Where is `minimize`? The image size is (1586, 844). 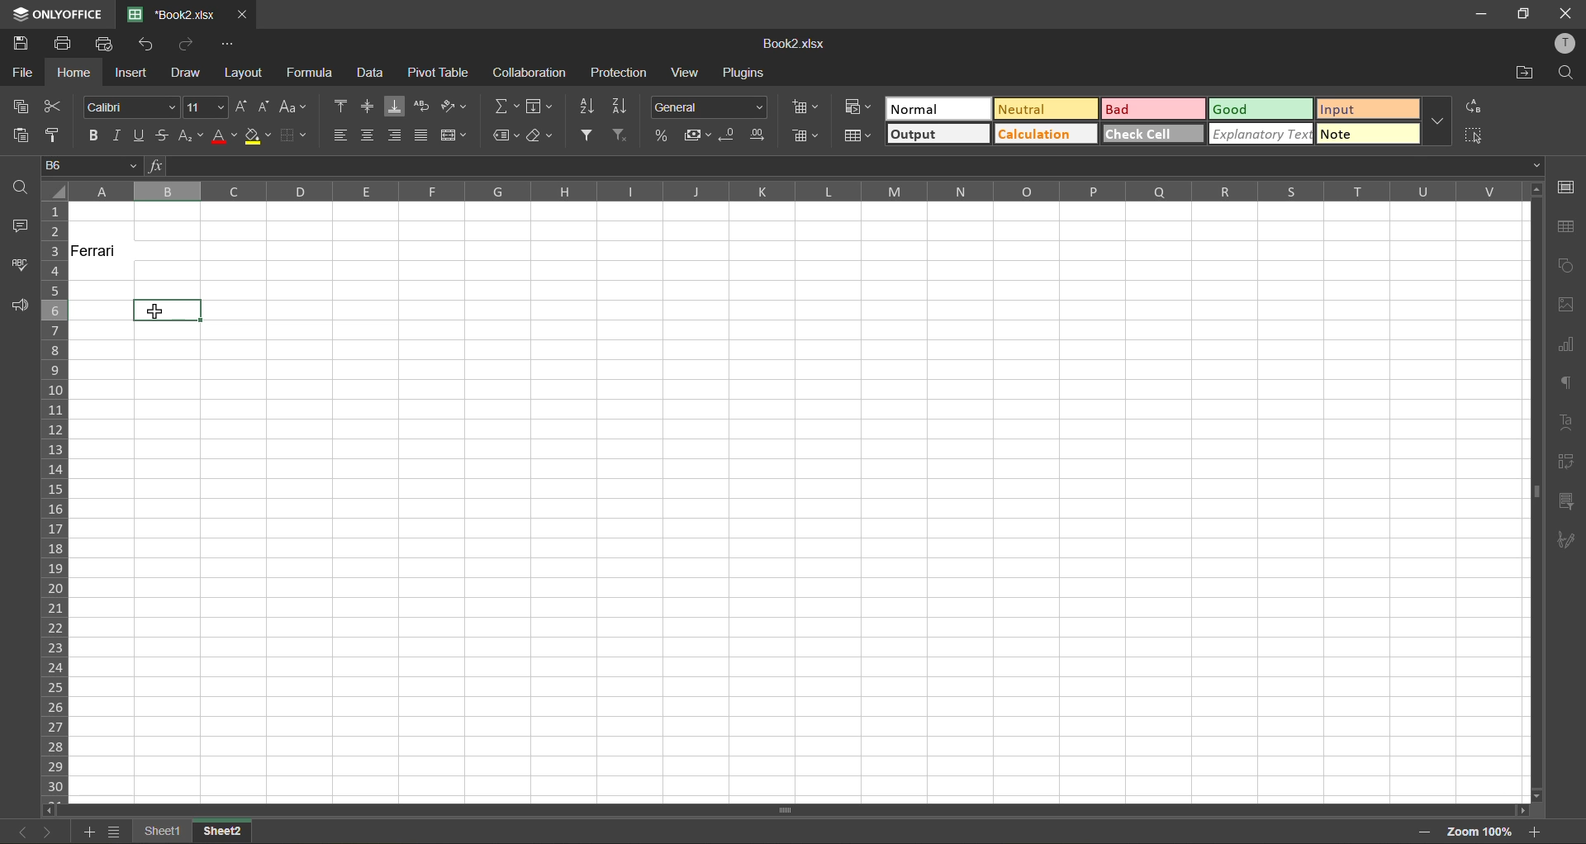 minimize is located at coordinates (1489, 15).